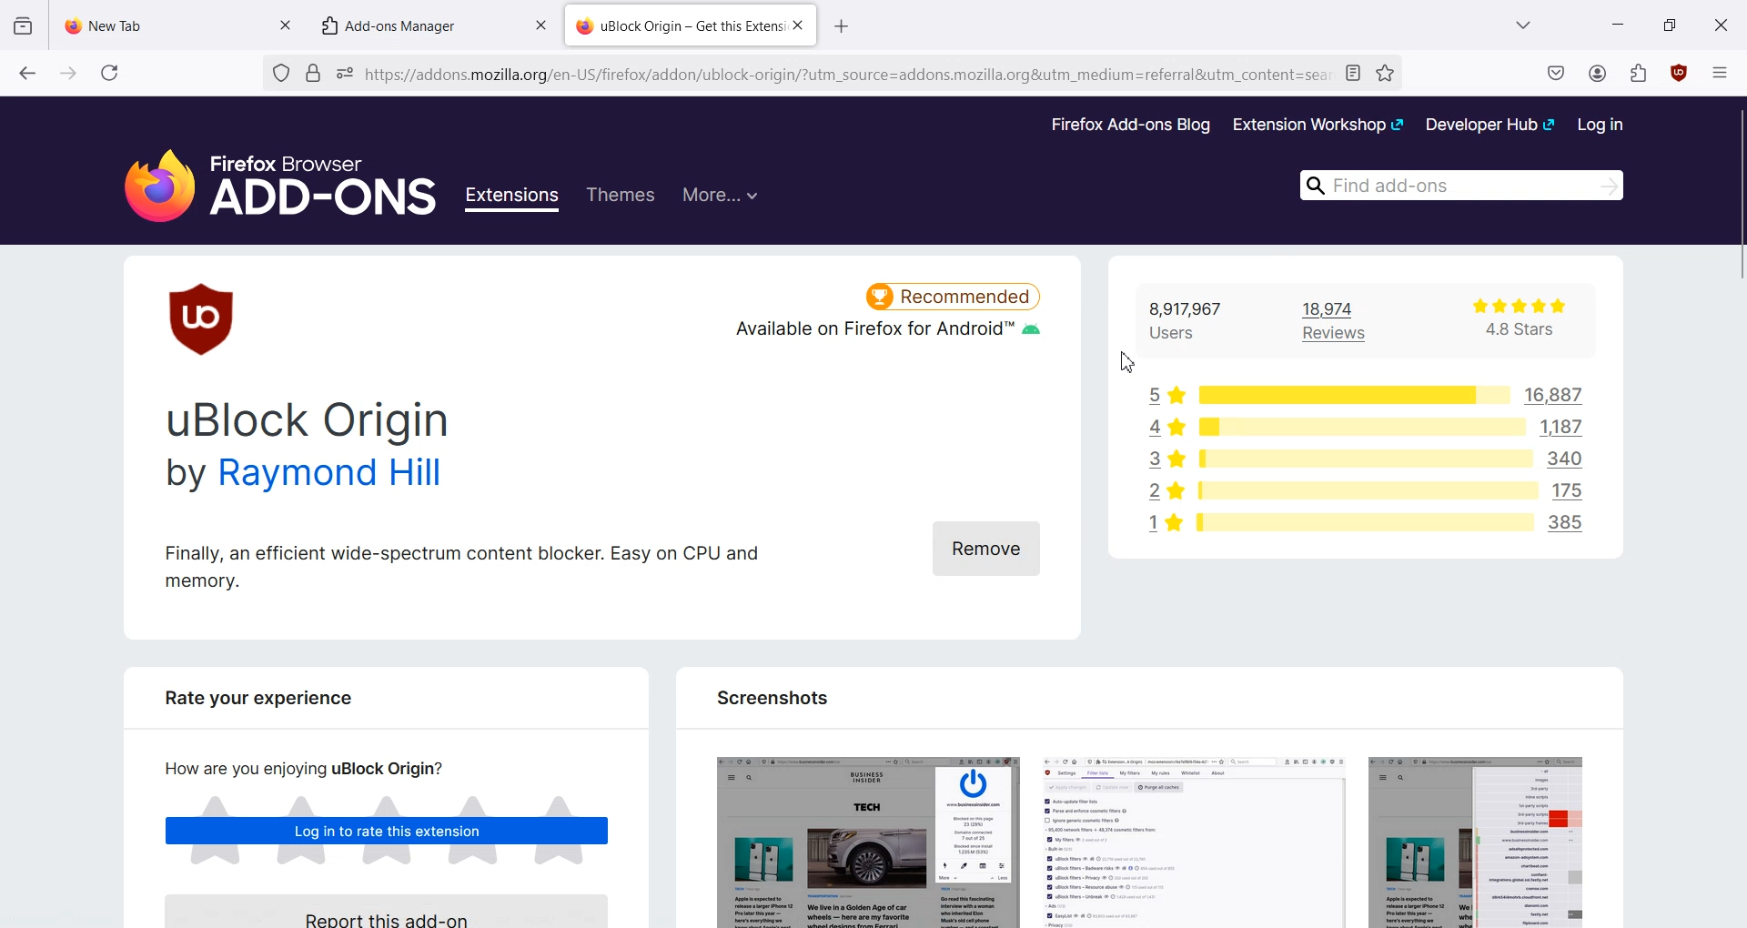  I want to click on New Tab, so click(162, 21).